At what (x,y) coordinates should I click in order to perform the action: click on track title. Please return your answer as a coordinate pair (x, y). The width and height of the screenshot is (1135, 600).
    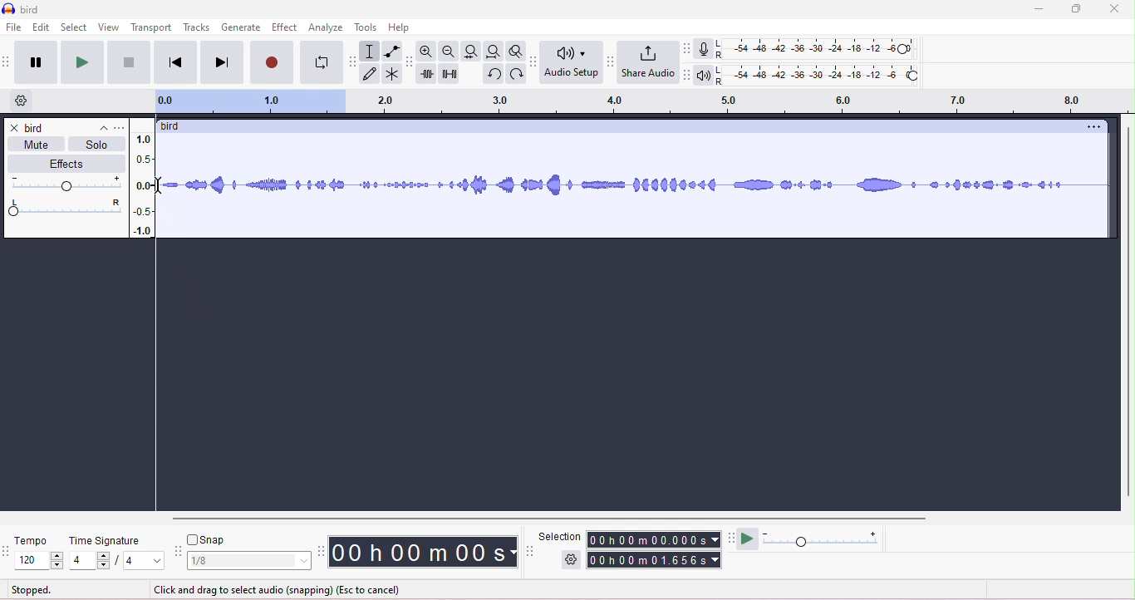
    Looking at the image, I should click on (121, 127).